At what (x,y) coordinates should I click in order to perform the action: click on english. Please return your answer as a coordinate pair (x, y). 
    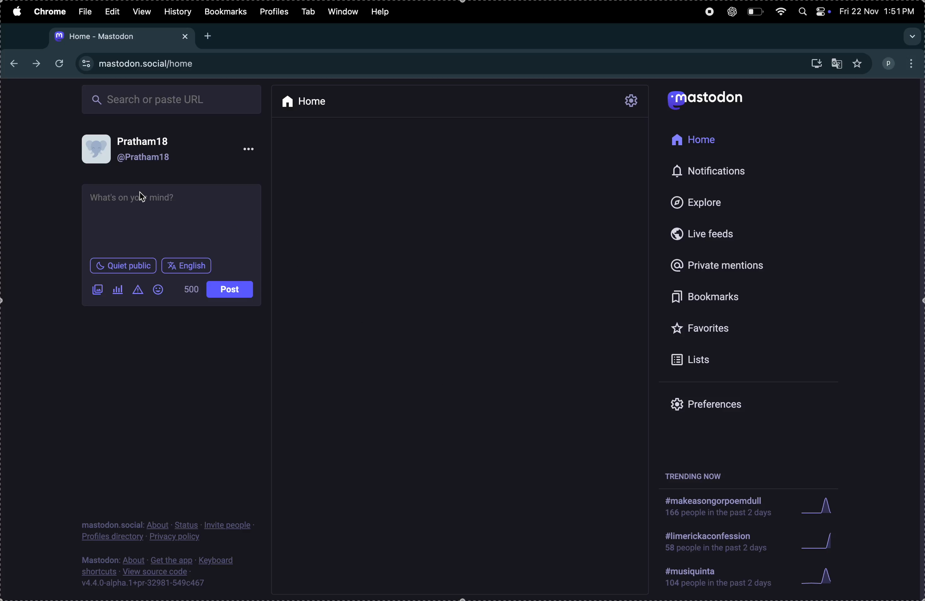
    Looking at the image, I should click on (185, 266).